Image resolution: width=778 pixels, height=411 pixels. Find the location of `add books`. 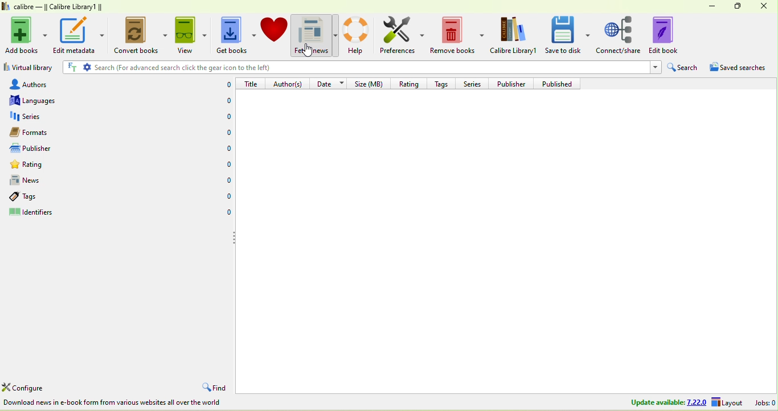

add books is located at coordinates (22, 36).